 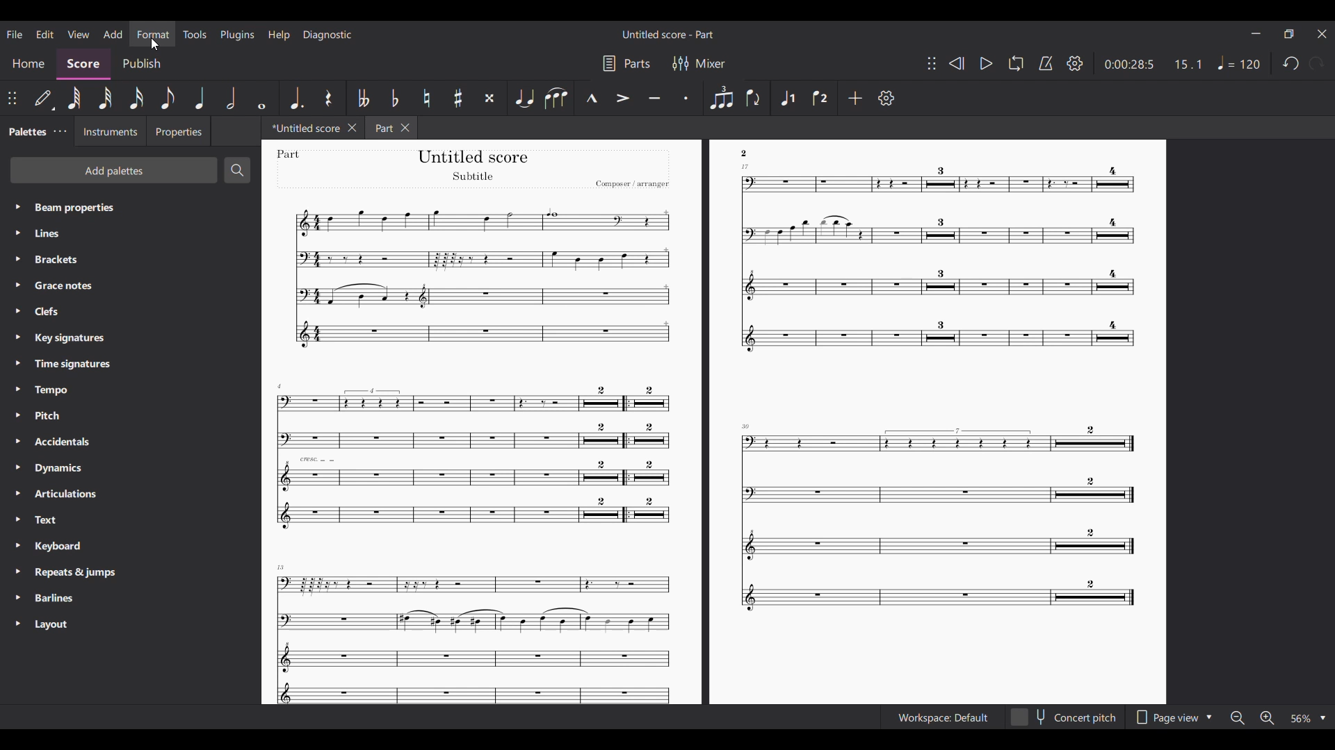 I want to click on Marcato, so click(x=590, y=97).